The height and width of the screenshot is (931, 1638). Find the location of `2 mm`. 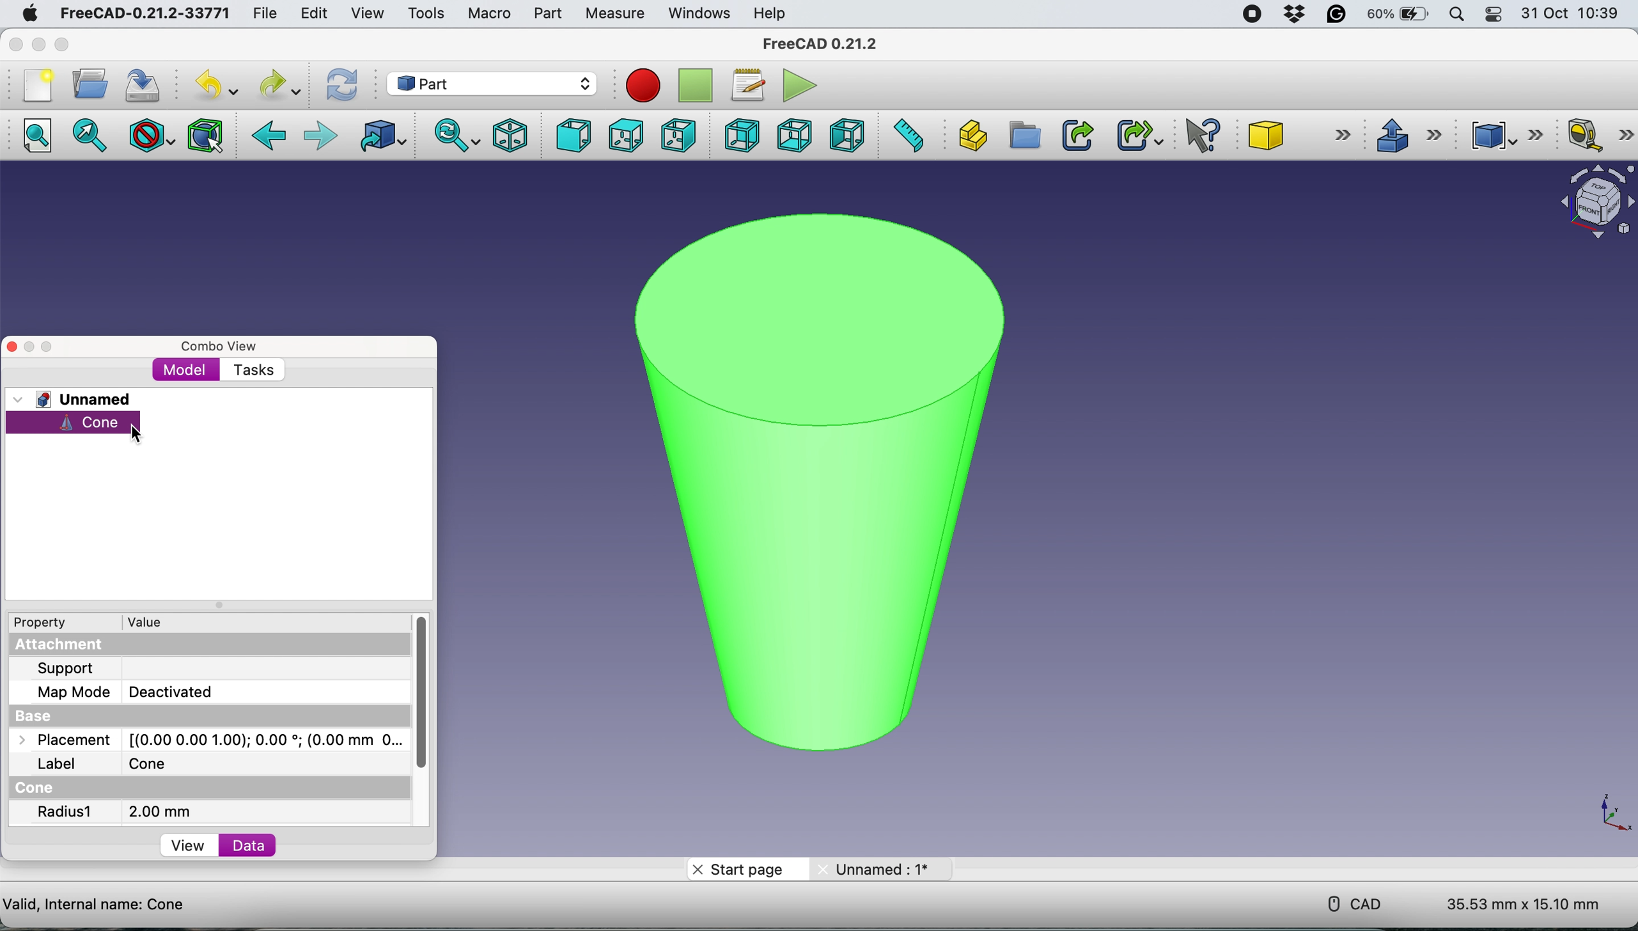

2 mm is located at coordinates (160, 811).